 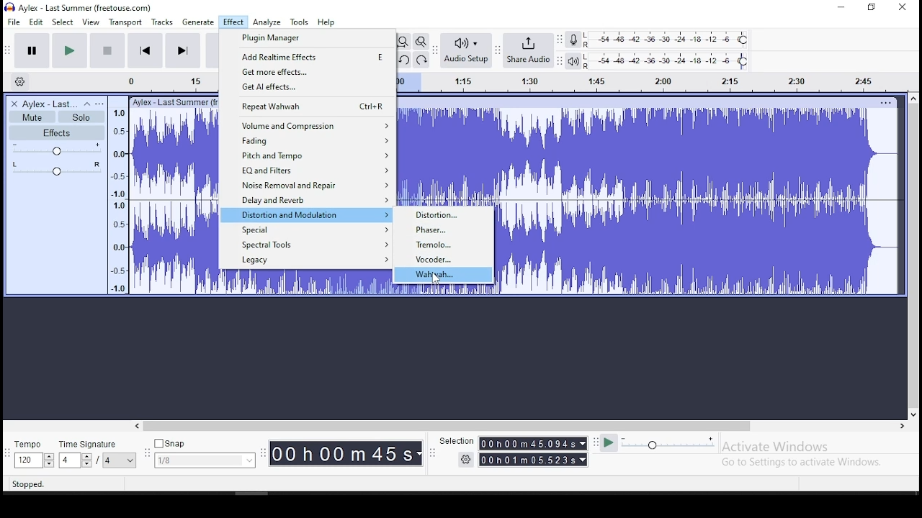 I want to click on distortion and modulation, so click(x=306, y=215).